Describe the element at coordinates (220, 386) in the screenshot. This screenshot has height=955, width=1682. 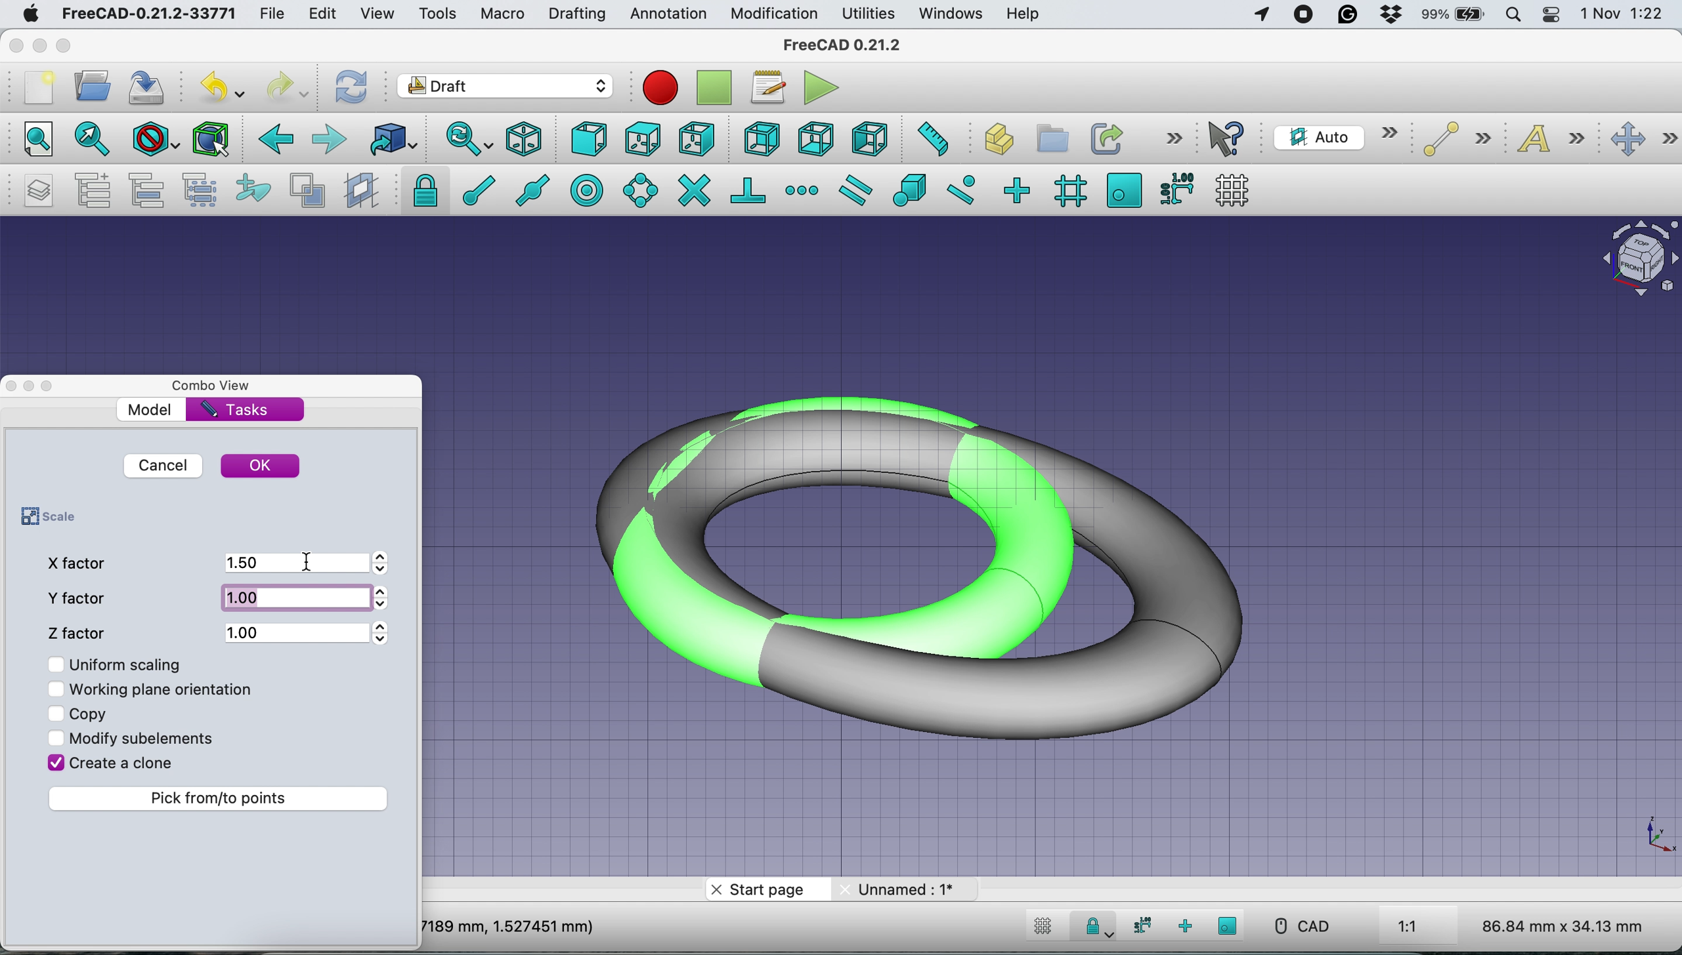
I see `combo view` at that location.